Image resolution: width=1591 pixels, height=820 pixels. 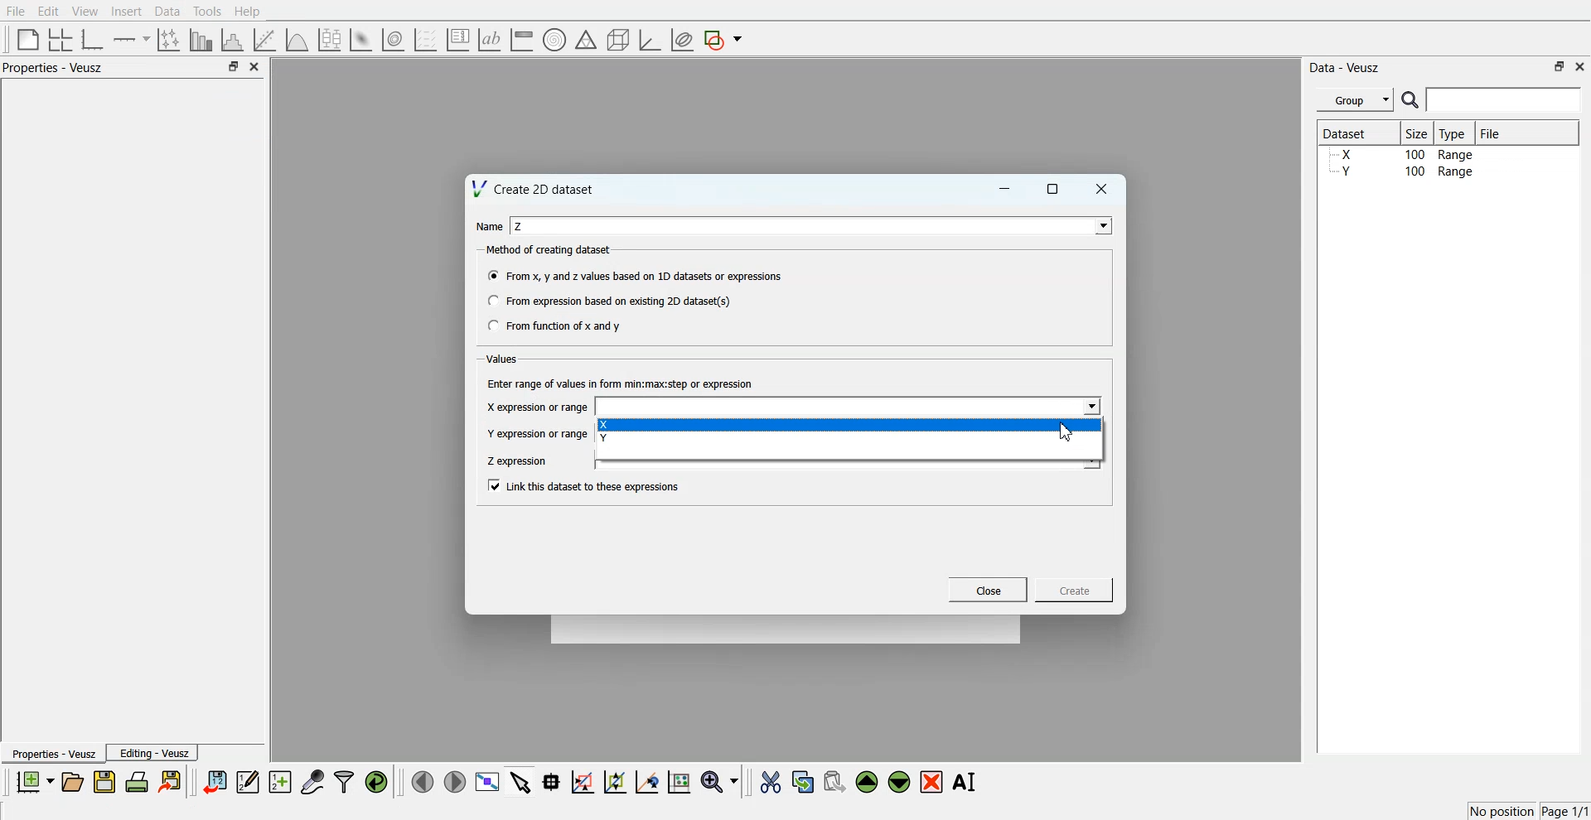 I want to click on Image color bar, so click(x=522, y=39).